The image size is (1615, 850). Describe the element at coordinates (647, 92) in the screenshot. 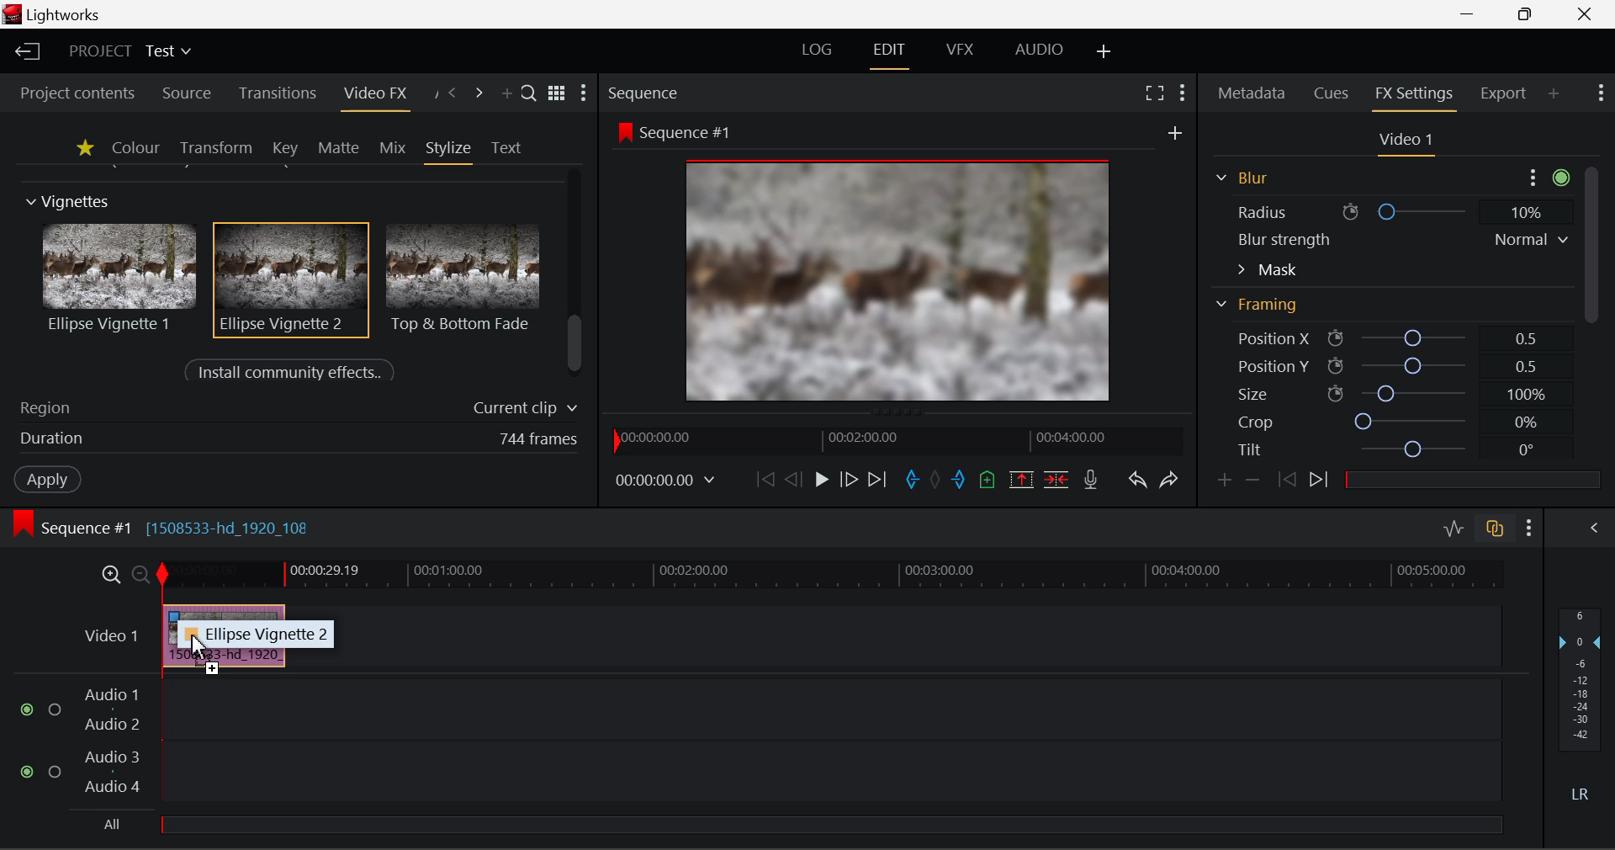

I see `Sequence Preview Section` at that location.